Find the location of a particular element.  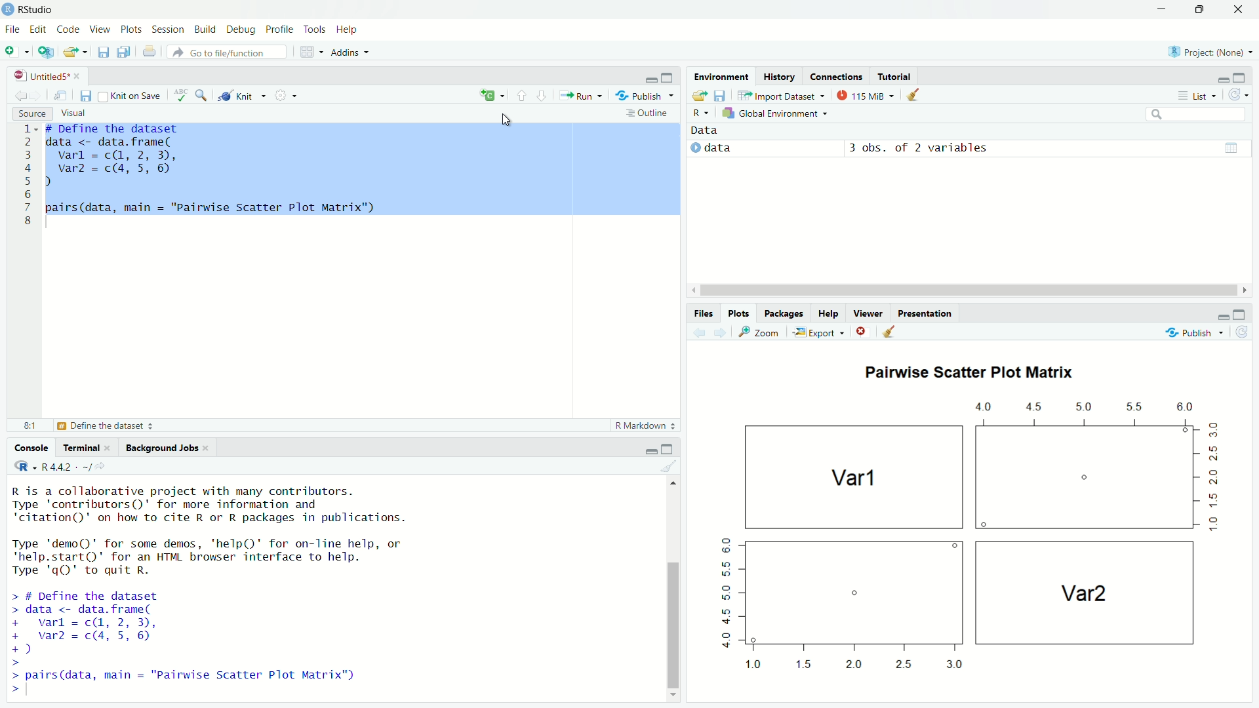

History is located at coordinates (779, 76).